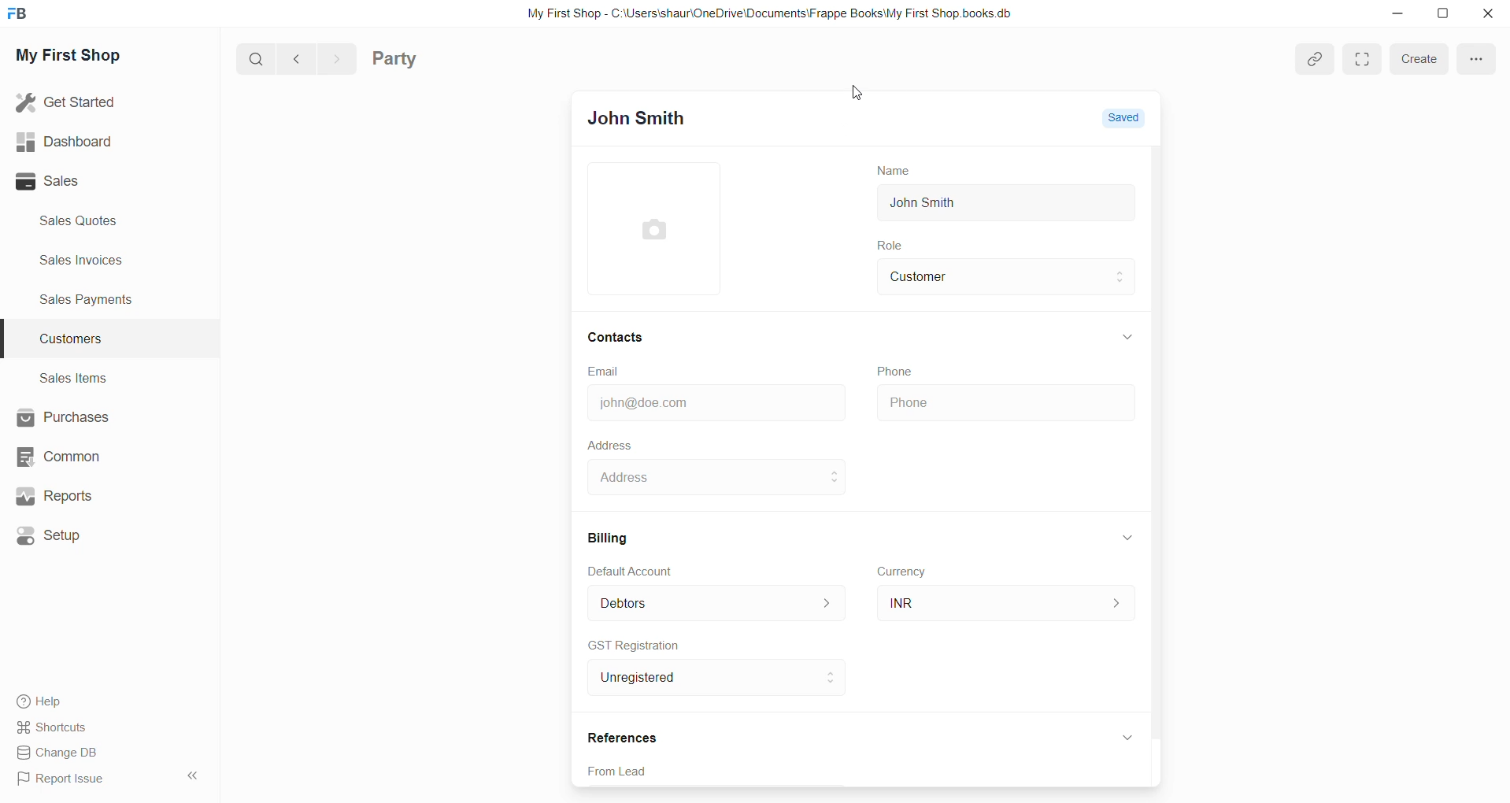 This screenshot has width=1510, height=803. Describe the element at coordinates (61, 457) in the screenshot. I see `Common` at that location.